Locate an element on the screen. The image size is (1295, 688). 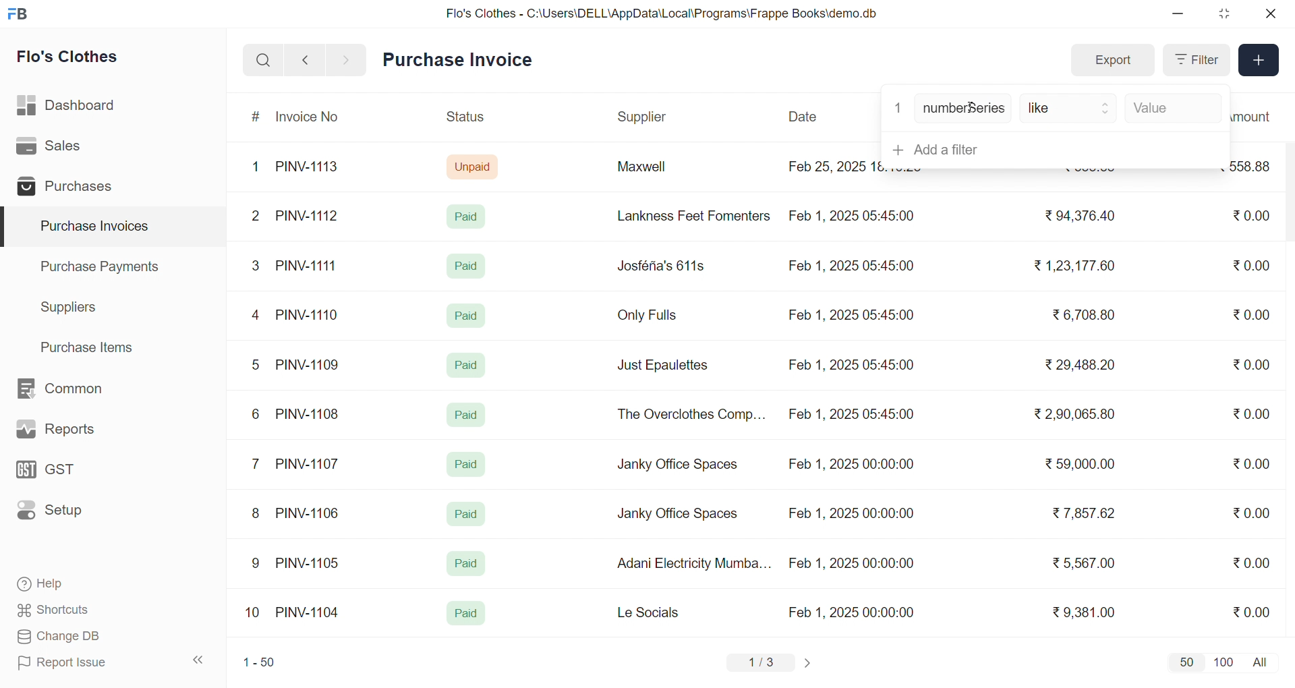
Janky Office Spaces is located at coordinates (679, 465).